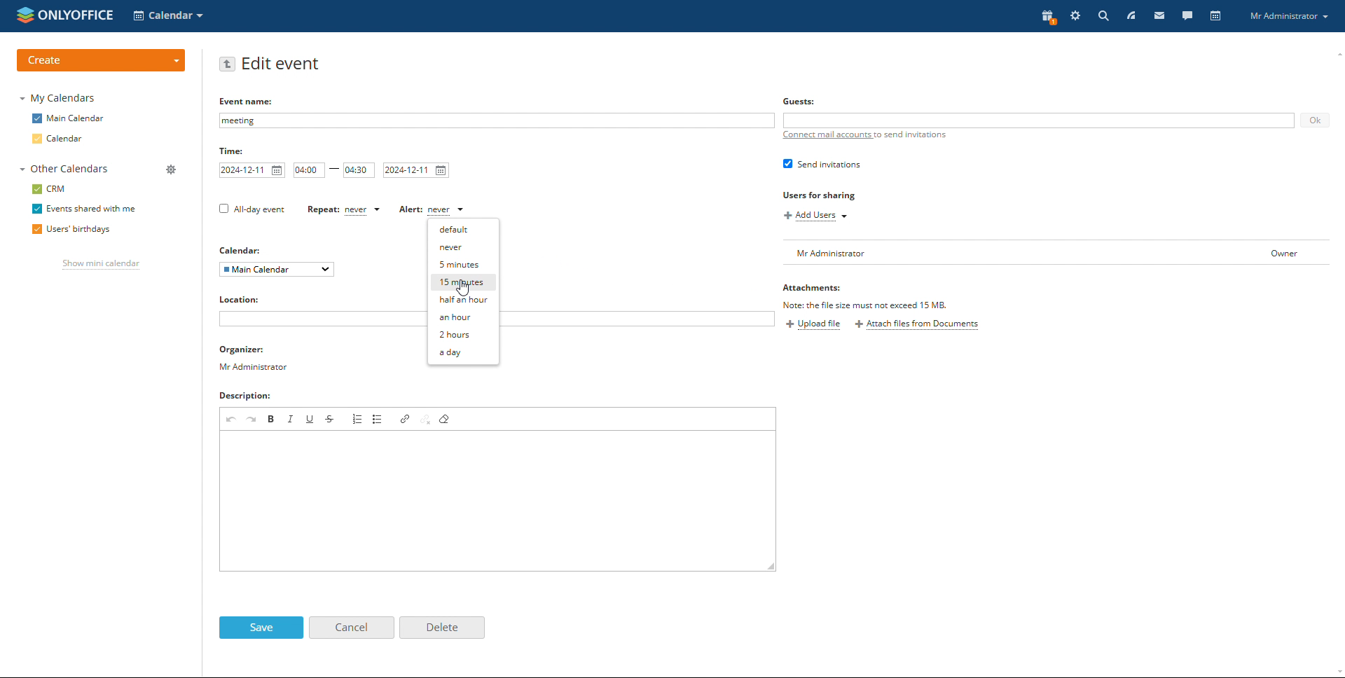  What do you see at coordinates (50, 188) in the screenshot?
I see `crm` at bounding box center [50, 188].